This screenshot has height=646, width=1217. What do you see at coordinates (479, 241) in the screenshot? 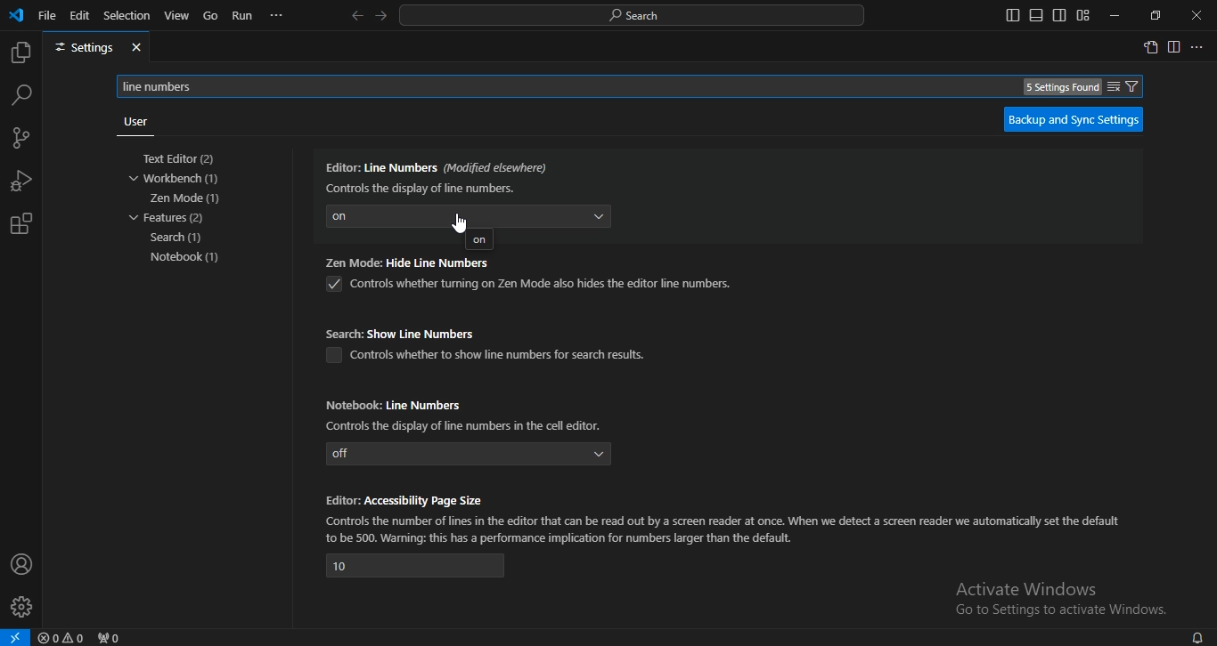
I see `on` at bounding box center [479, 241].